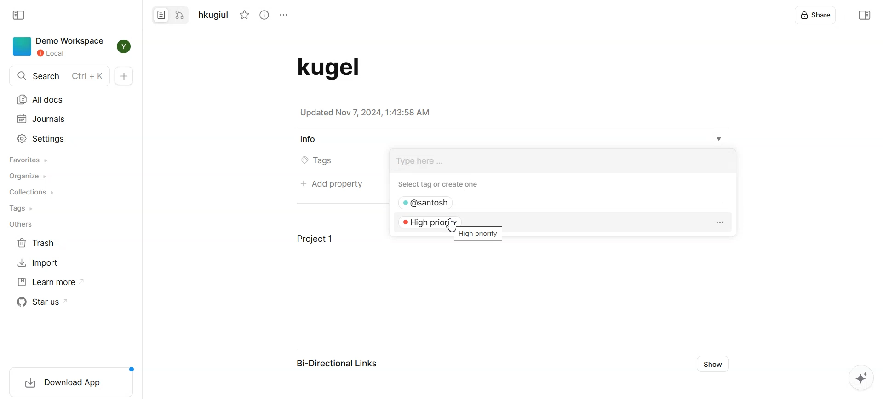 Image resolution: width=883 pixels, height=399 pixels. I want to click on Collapse sidebar, so click(18, 16).